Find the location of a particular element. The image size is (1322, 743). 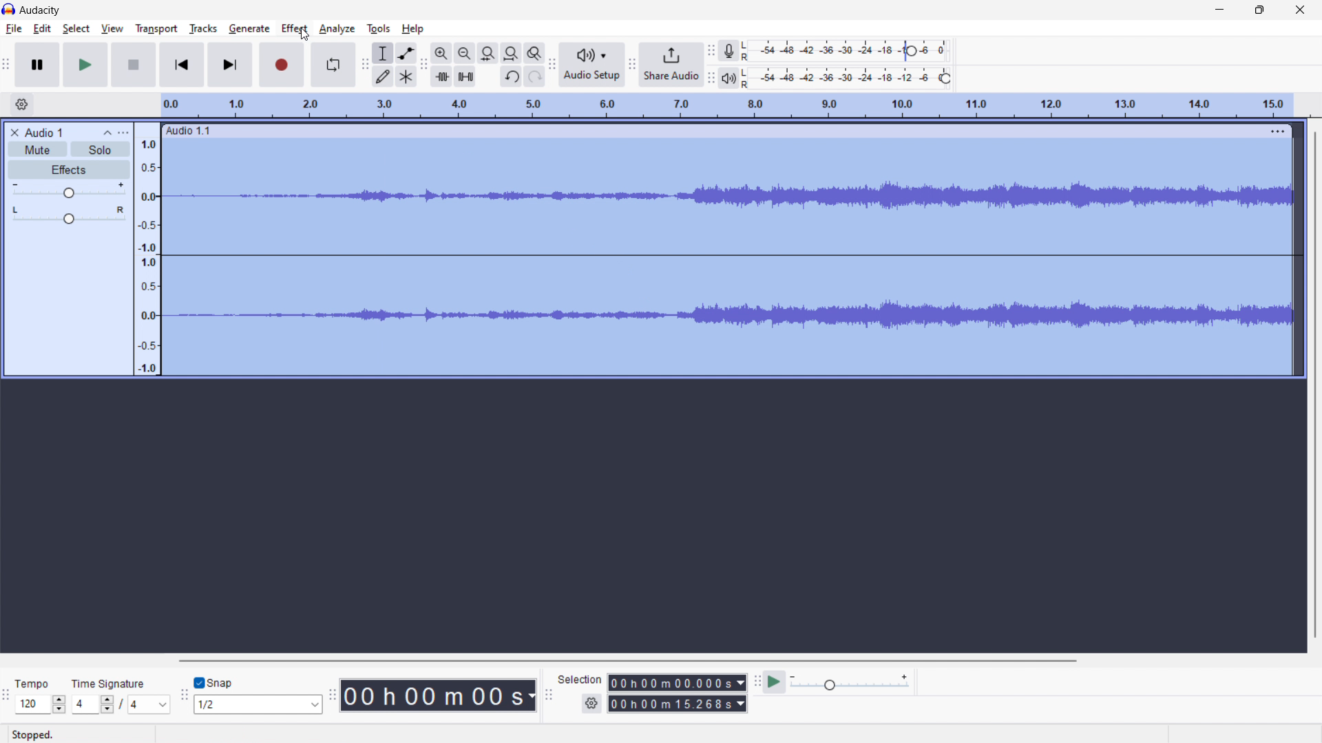

tools toolbar is located at coordinates (365, 65).